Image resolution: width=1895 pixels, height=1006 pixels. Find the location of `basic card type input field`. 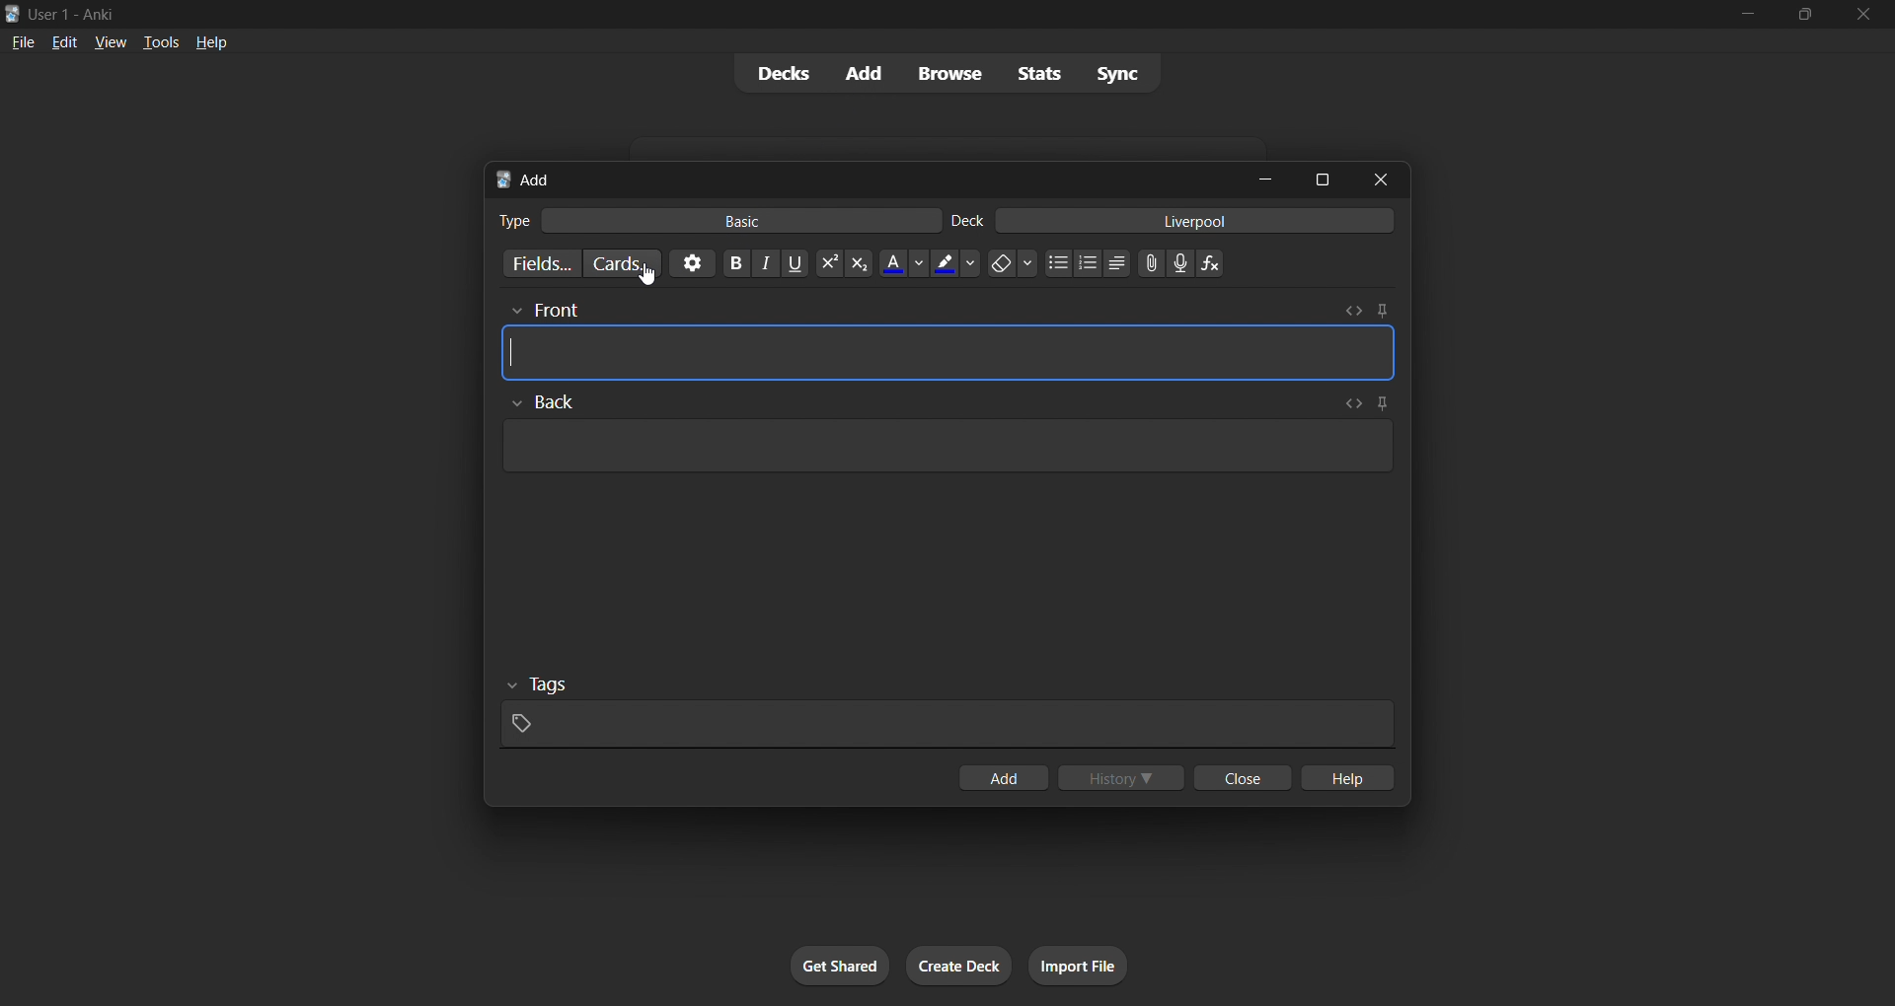

basic card type input field is located at coordinates (720, 220).